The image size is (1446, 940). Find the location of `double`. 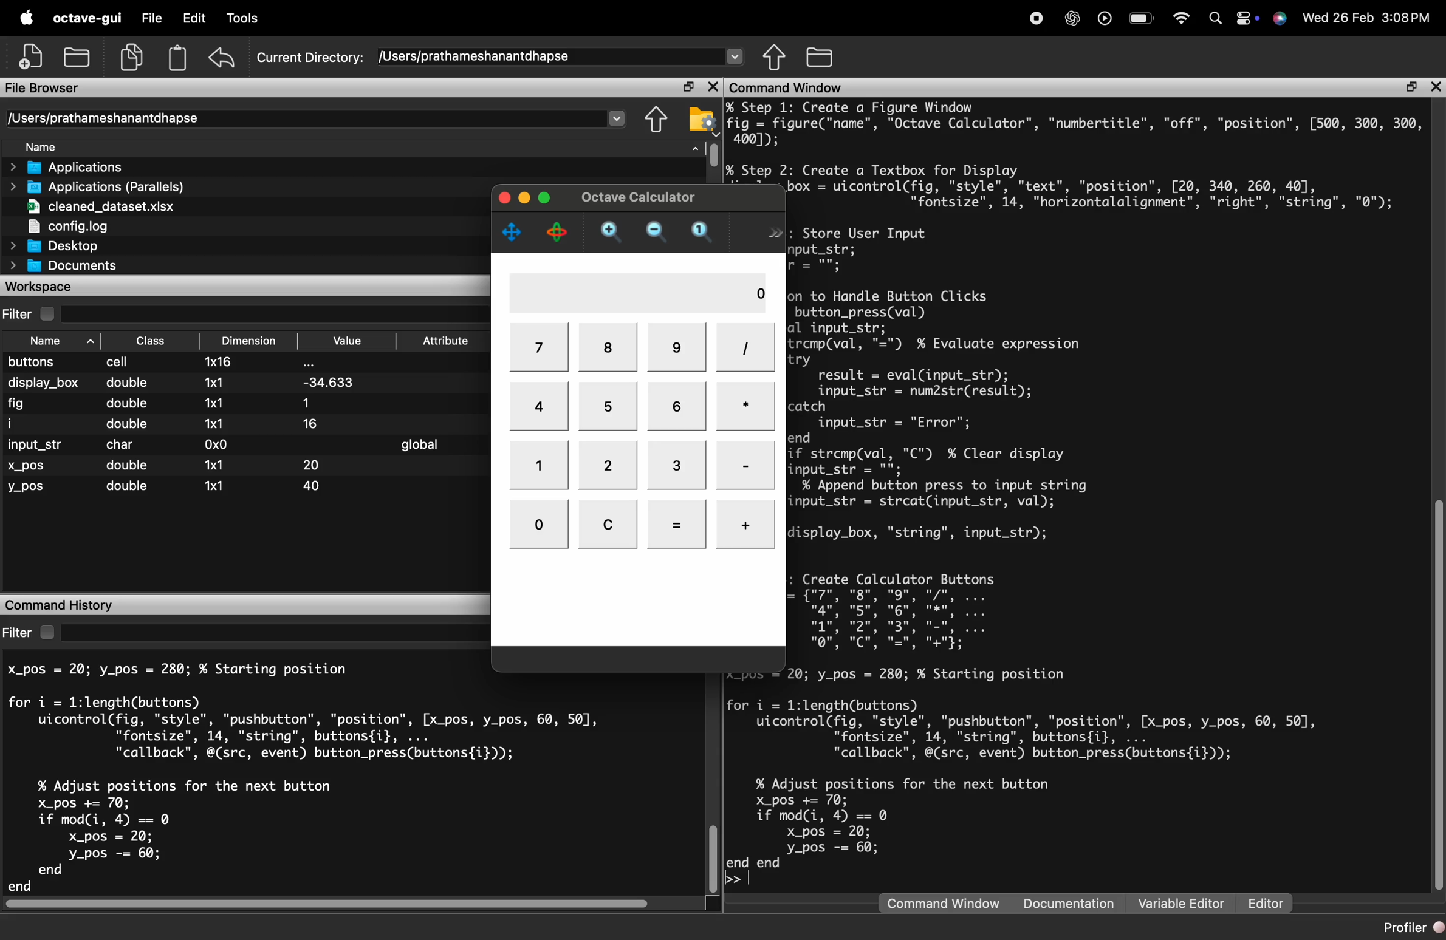

double is located at coordinates (124, 383).